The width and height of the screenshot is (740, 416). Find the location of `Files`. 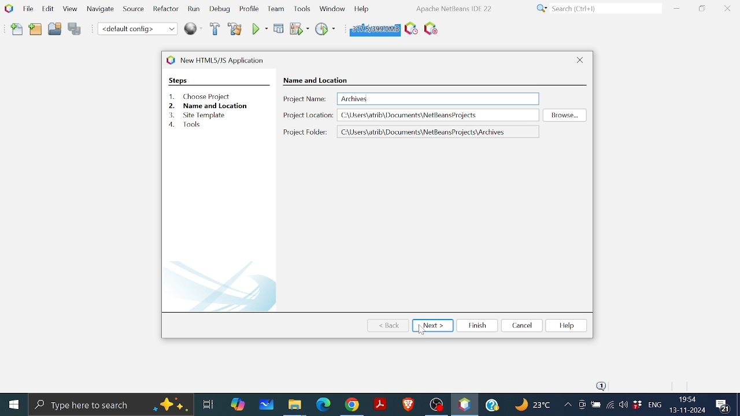

Files is located at coordinates (295, 406).